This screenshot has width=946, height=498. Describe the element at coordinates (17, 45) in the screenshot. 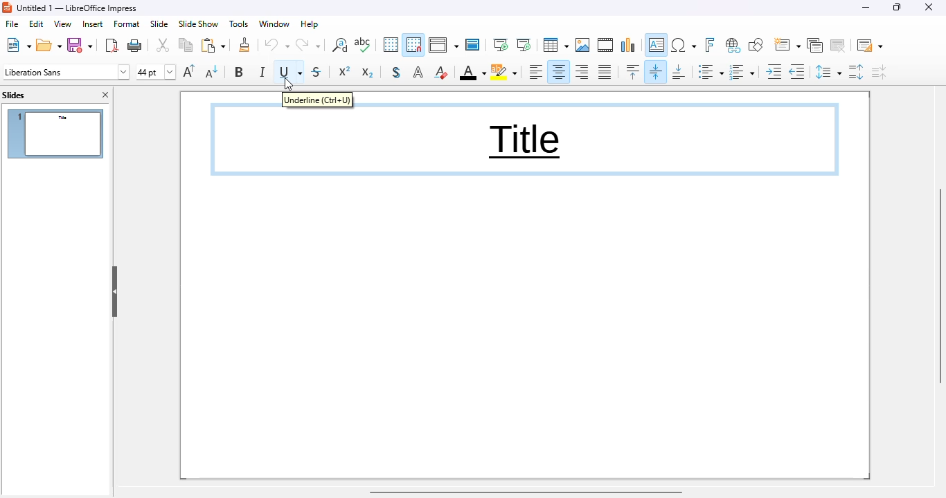

I see `new` at that location.